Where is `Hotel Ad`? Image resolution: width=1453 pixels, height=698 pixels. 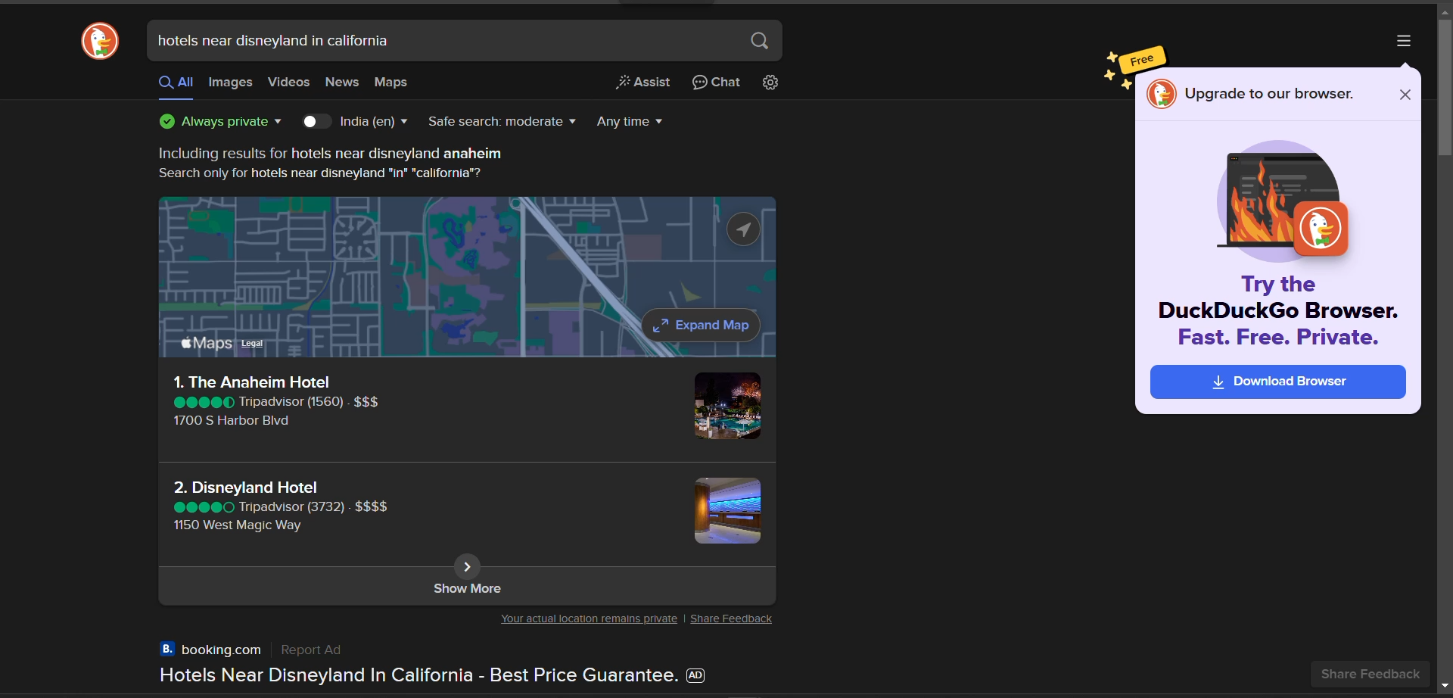
Hotel Ad is located at coordinates (425, 664).